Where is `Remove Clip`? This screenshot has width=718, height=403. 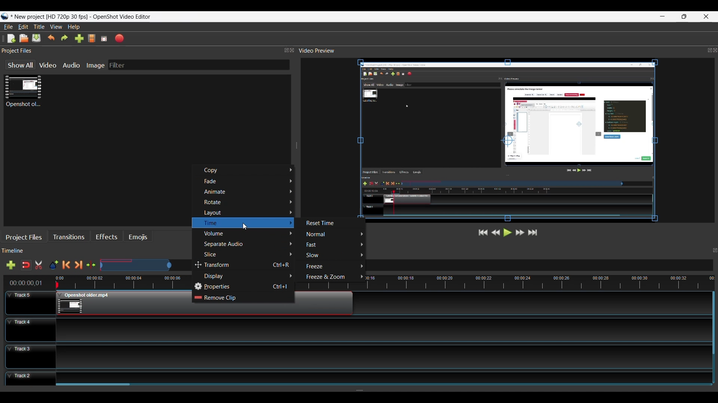 Remove Clip is located at coordinates (242, 298).